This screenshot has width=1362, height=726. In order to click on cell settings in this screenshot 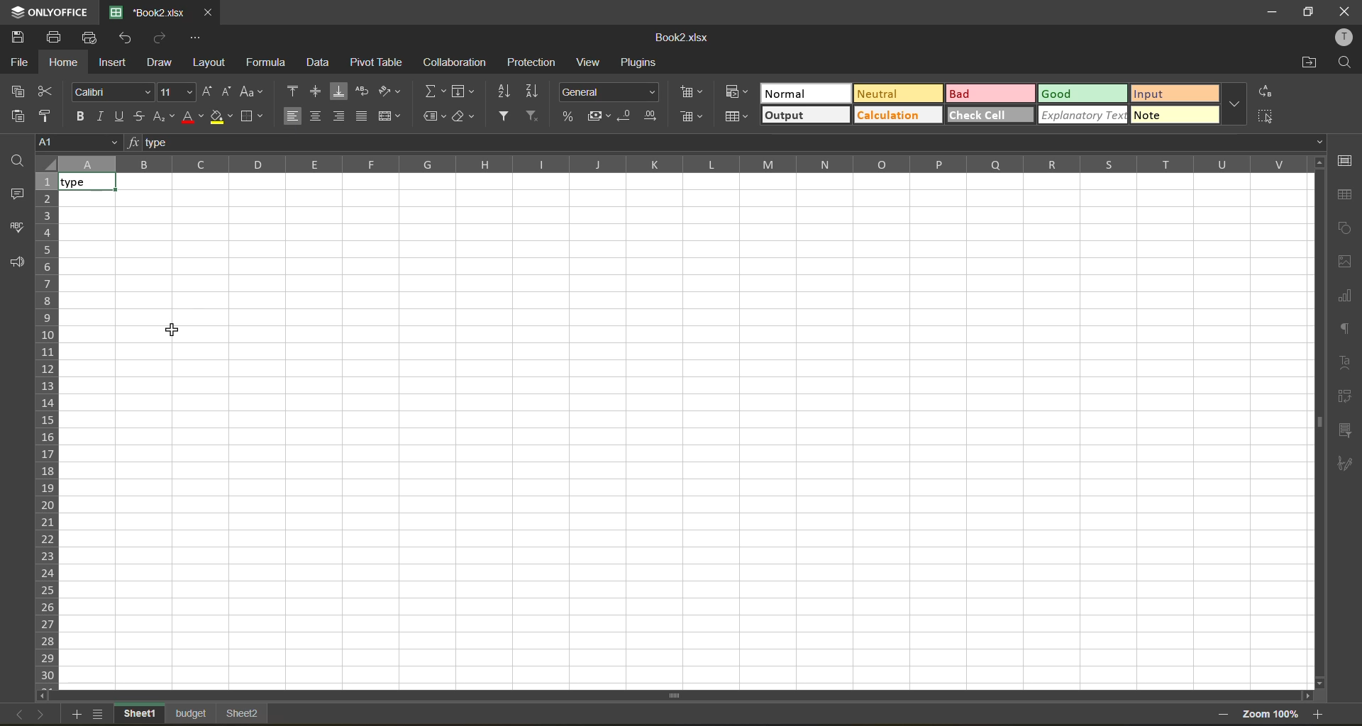, I will do `click(1345, 162)`.